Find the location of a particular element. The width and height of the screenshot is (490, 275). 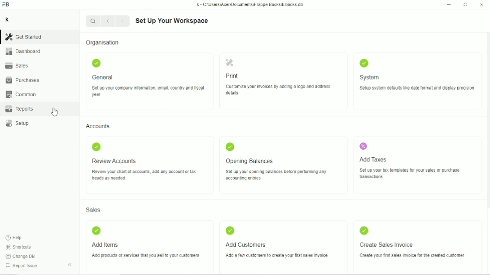

Add customers add a few customers to create your first sales invoice. is located at coordinates (277, 243).